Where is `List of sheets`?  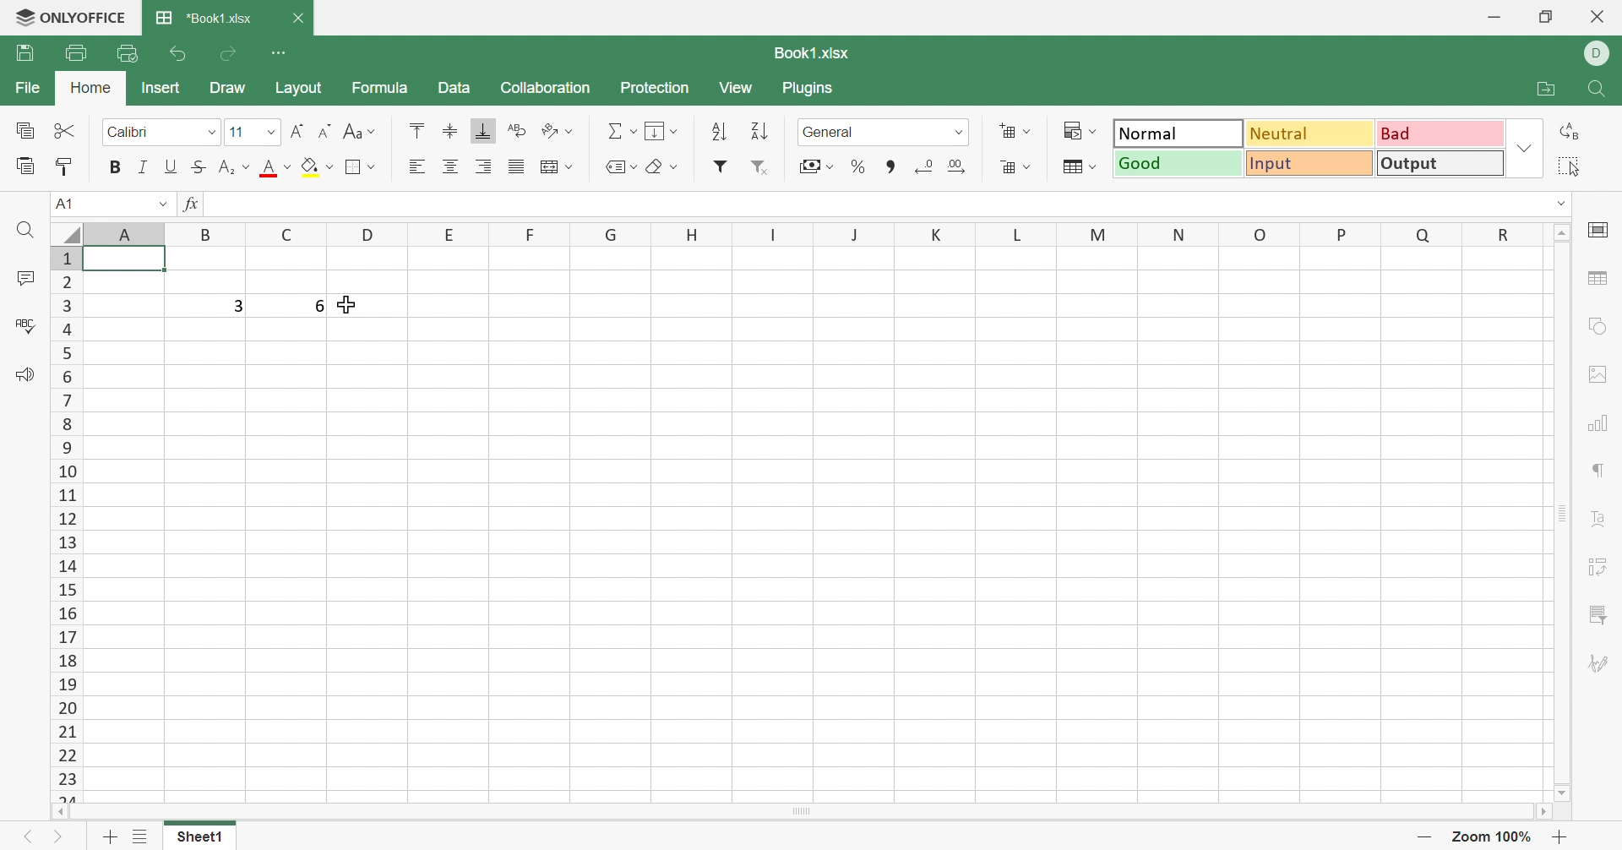 List of sheets is located at coordinates (140, 836).